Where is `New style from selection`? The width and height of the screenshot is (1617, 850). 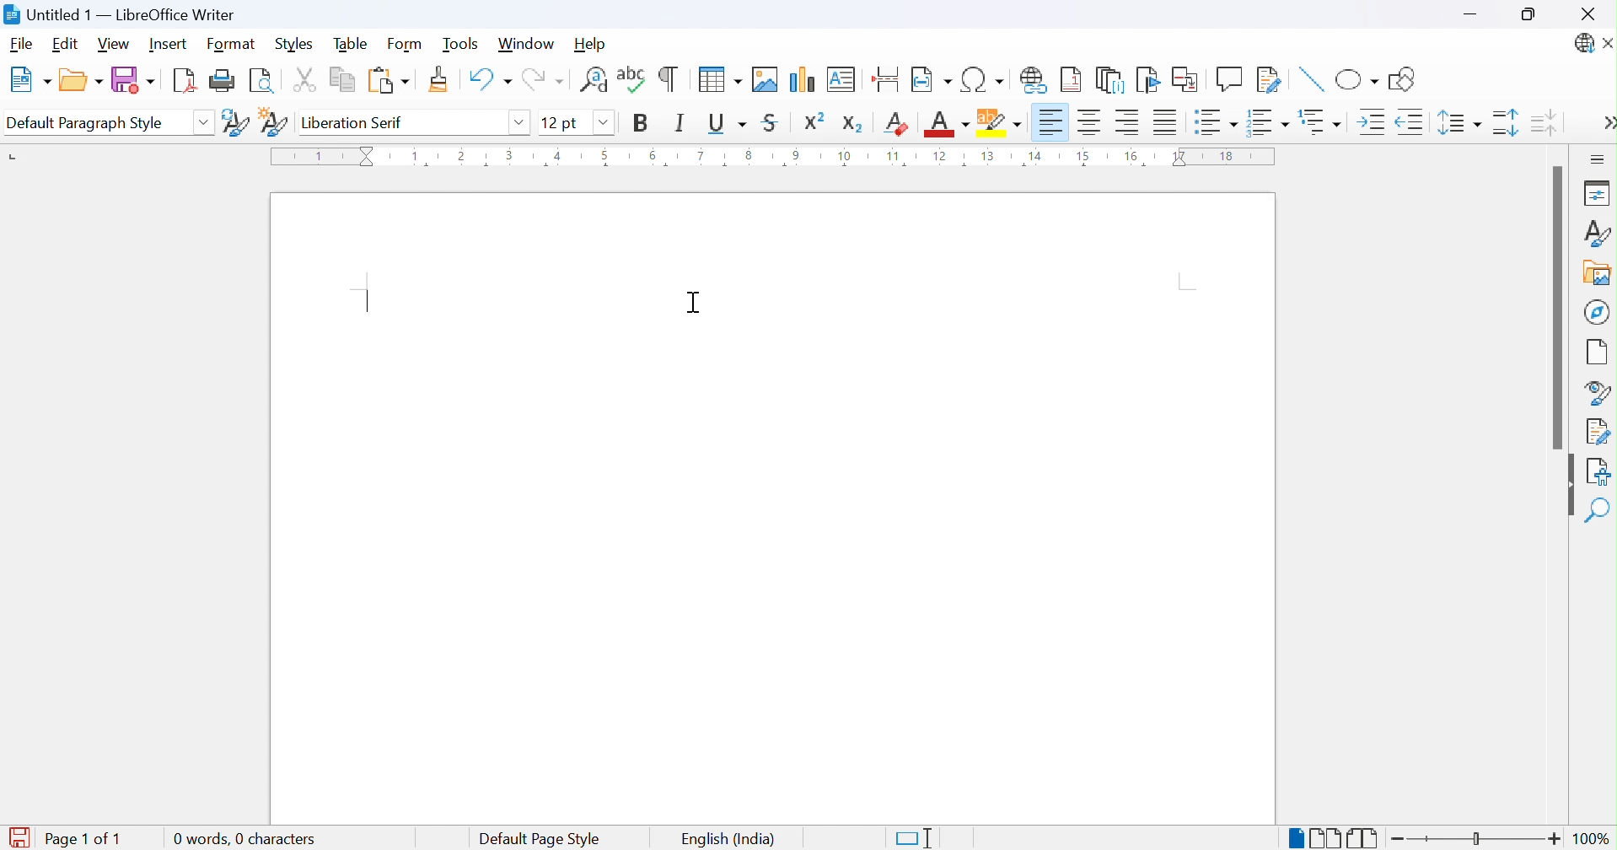
New style from selection is located at coordinates (275, 121).